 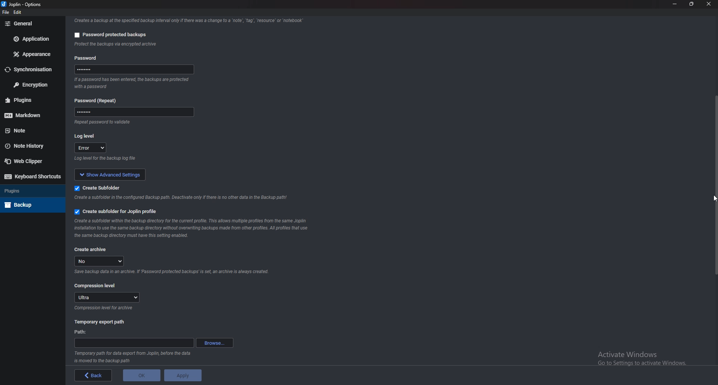 I want to click on edit, so click(x=18, y=13).